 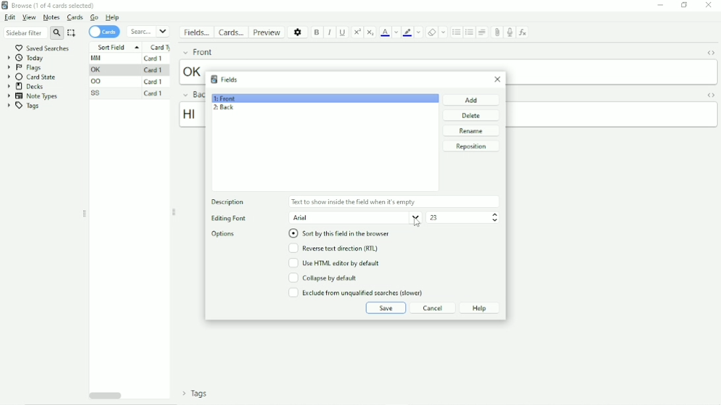 I want to click on Resize, so click(x=85, y=214).